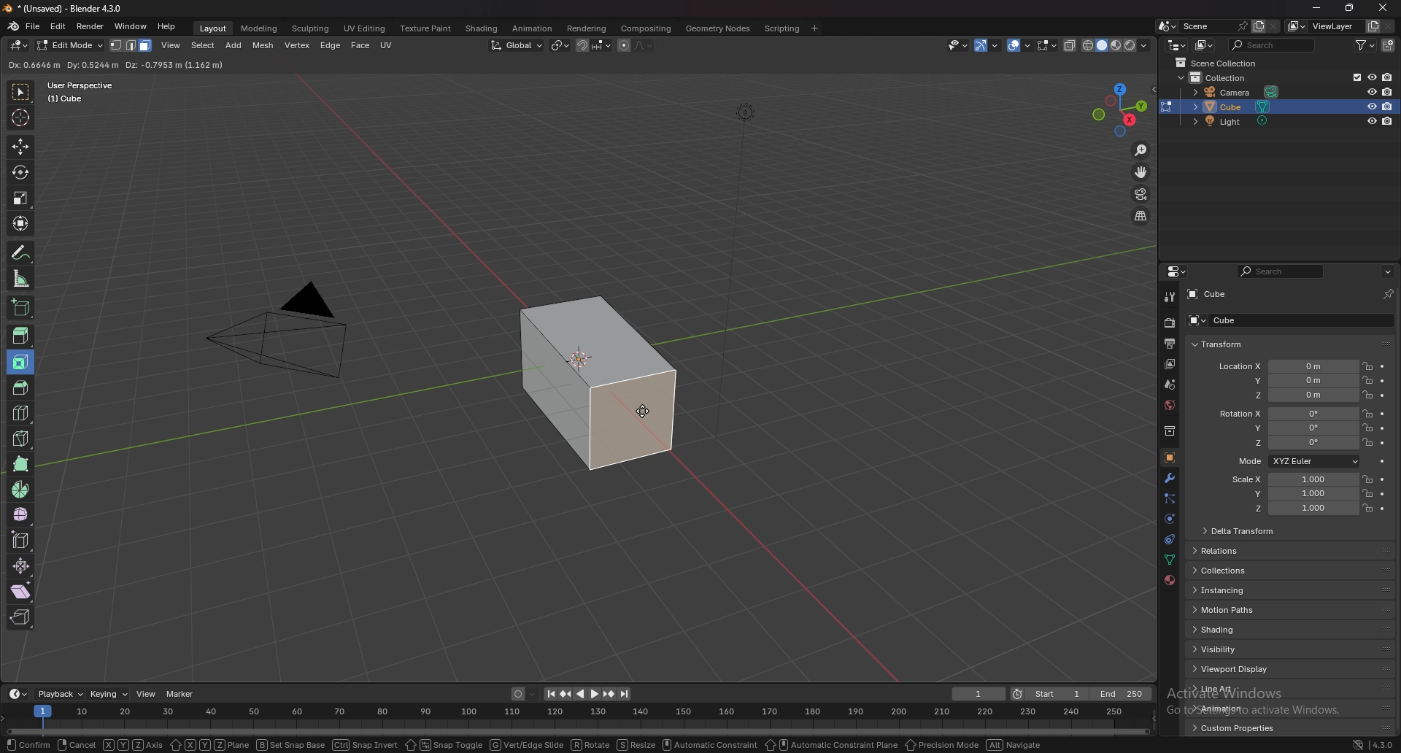 Image resolution: width=1401 pixels, height=753 pixels. Describe the element at coordinates (33, 26) in the screenshot. I see `file` at that location.